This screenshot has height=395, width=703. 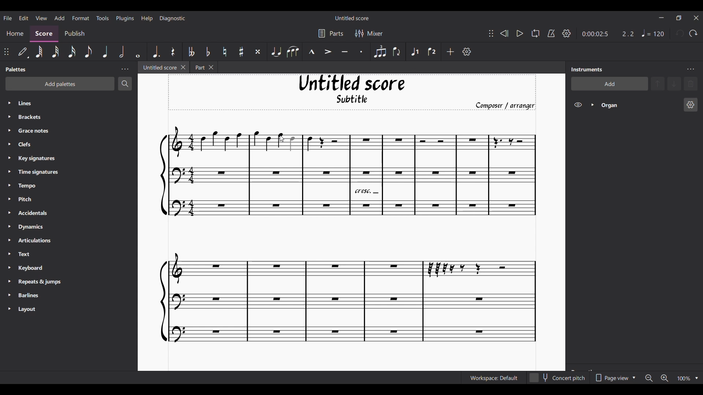 What do you see at coordinates (156, 51) in the screenshot?
I see `Augmentation dot` at bounding box center [156, 51].